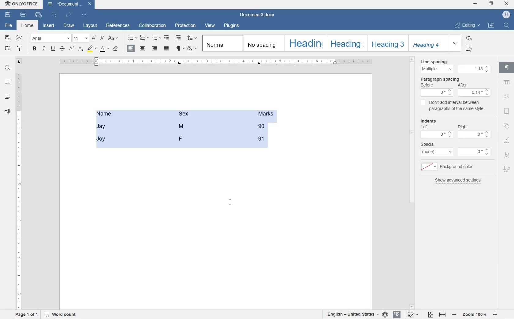 This screenshot has height=319, width=514. Describe the element at coordinates (7, 97) in the screenshot. I see `HEADINGS` at that location.